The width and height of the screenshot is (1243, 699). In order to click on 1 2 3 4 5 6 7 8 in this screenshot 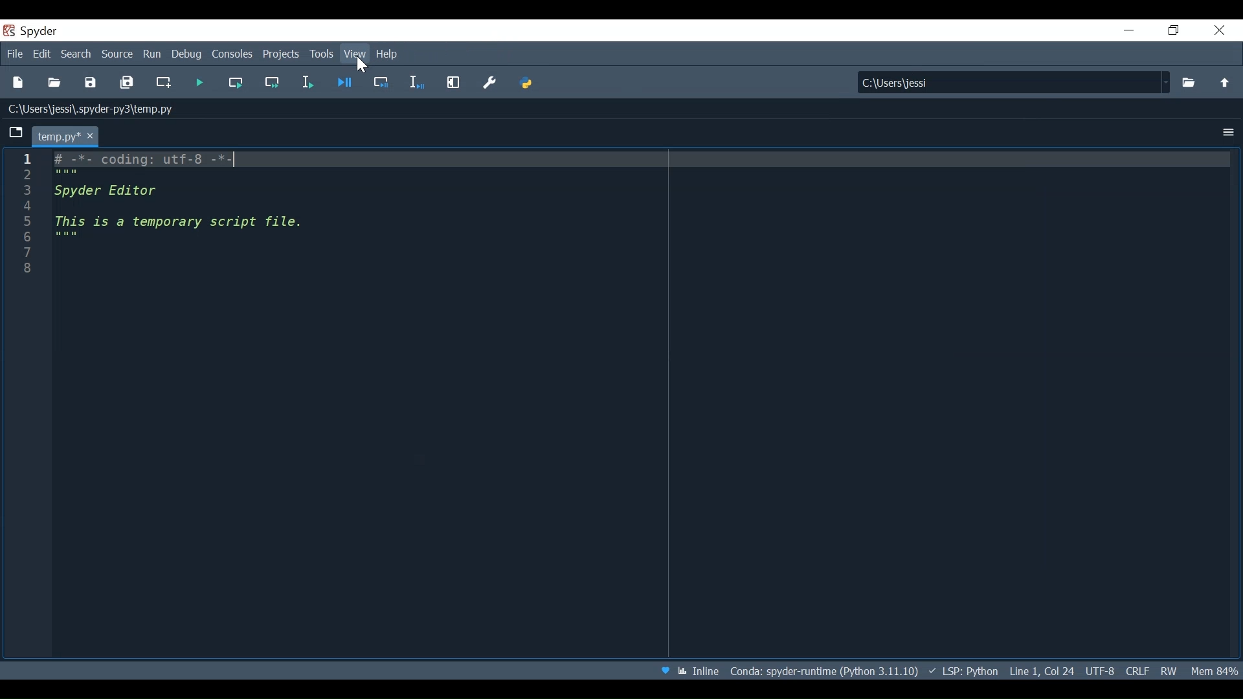, I will do `click(25, 219)`.